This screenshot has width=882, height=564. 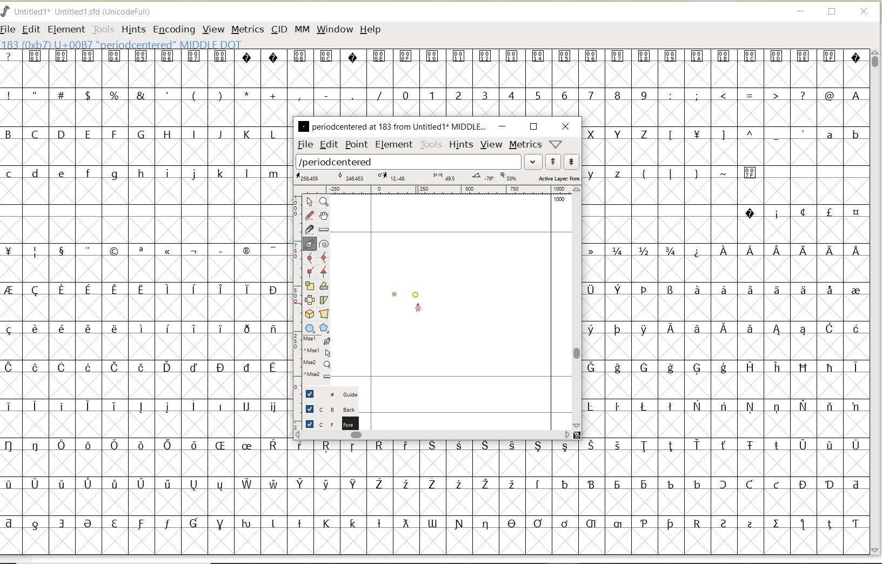 What do you see at coordinates (310, 243) in the screenshot?
I see `add a point, then drag out its control points` at bounding box center [310, 243].